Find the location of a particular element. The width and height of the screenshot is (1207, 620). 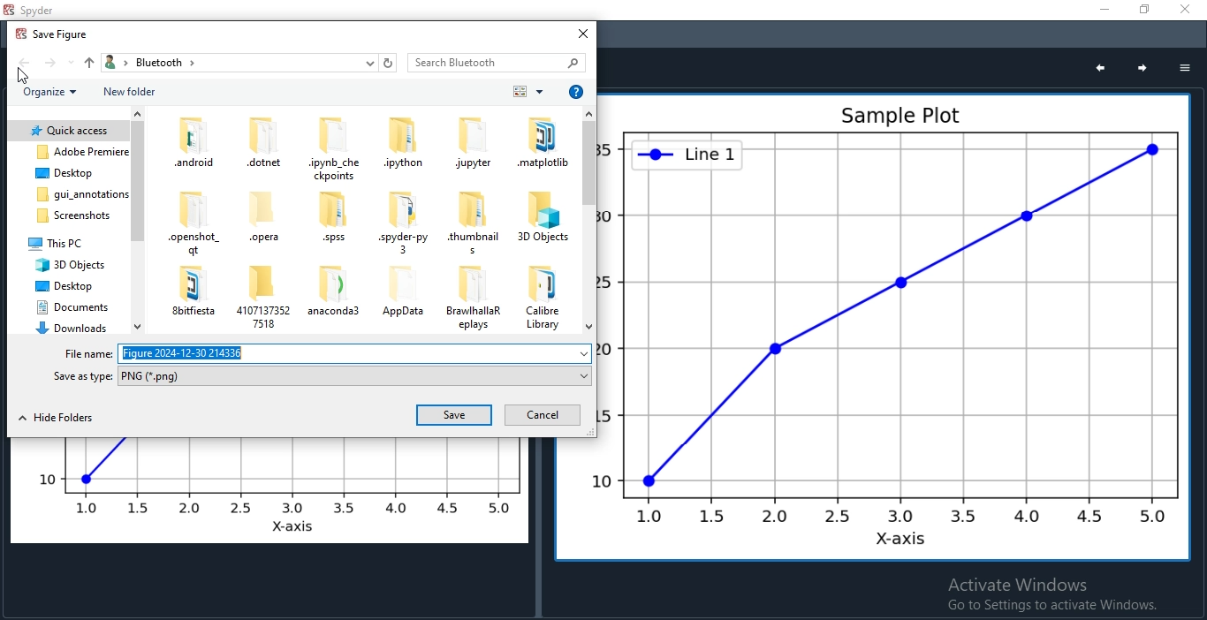

files is located at coordinates (475, 146).